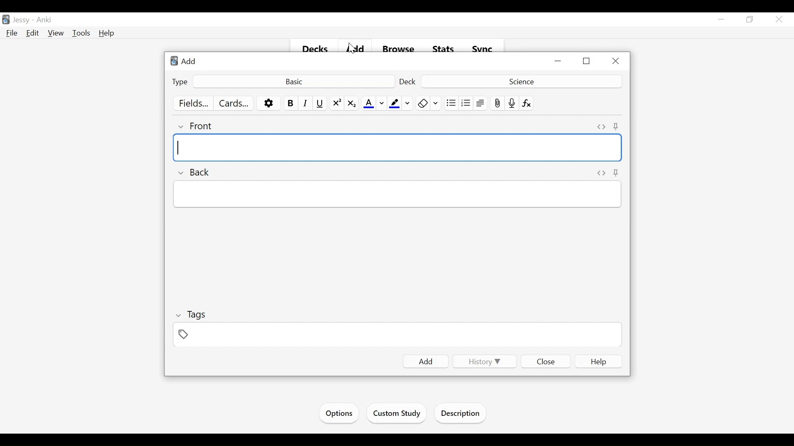 The height and width of the screenshot is (446, 794). What do you see at coordinates (423, 103) in the screenshot?
I see `Remove Formatting` at bounding box center [423, 103].